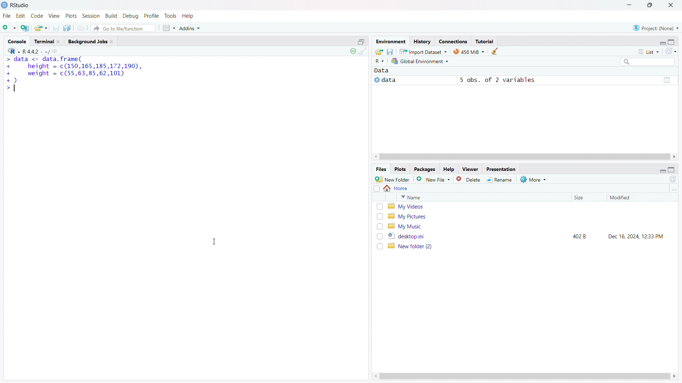  What do you see at coordinates (56, 51) in the screenshot?
I see `view the current working directory` at bounding box center [56, 51].